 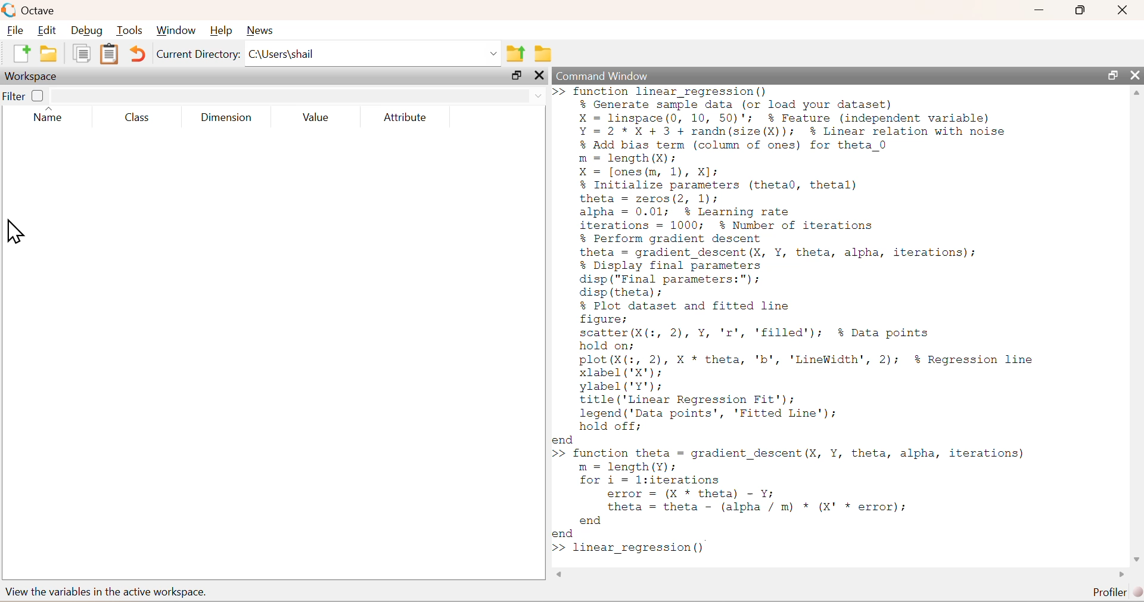 What do you see at coordinates (516, 53) in the screenshot?
I see `parent directory` at bounding box center [516, 53].